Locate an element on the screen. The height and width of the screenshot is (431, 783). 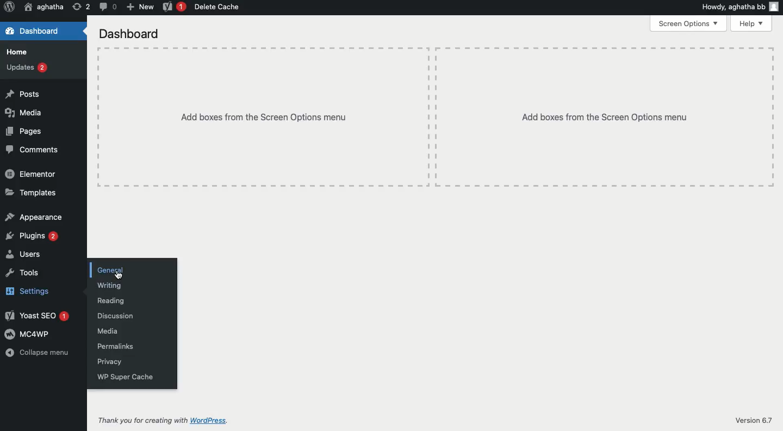
Cursor is located at coordinates (120, 277).